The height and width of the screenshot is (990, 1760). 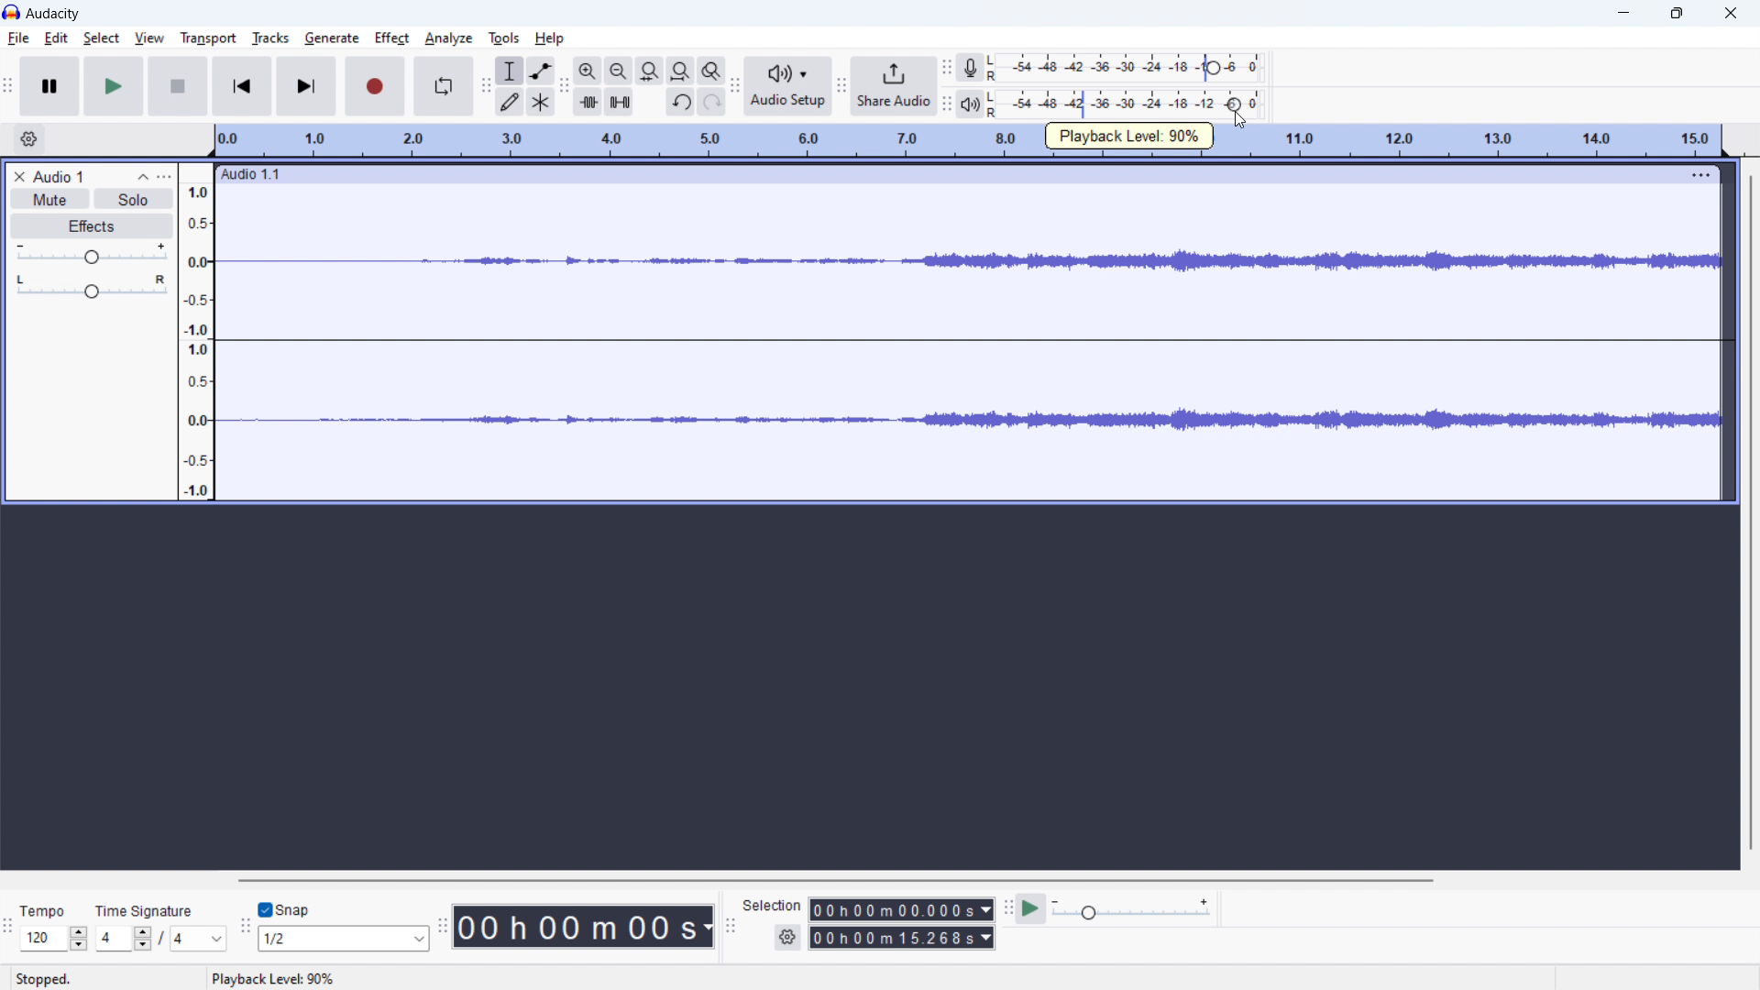 I want to click on Stopped, so click(x=42, y=979).